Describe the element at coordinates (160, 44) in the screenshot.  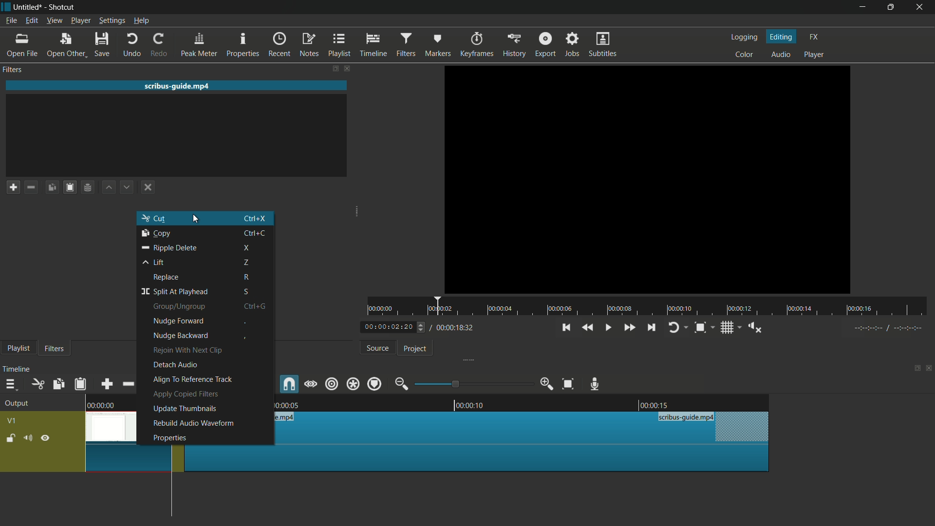
I see `redo` at that location.